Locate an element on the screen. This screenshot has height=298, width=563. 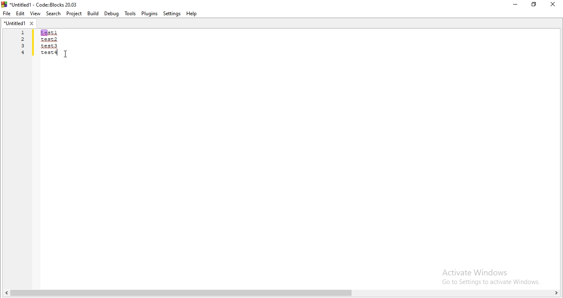
Search  is located at coordinates (54, 14).